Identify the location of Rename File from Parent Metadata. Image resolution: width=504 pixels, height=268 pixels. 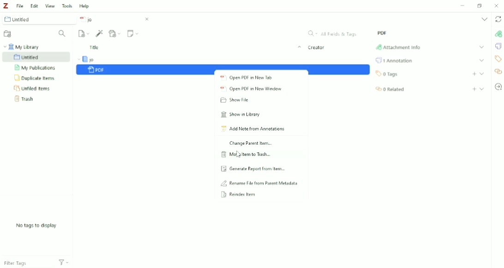
(260, 184).